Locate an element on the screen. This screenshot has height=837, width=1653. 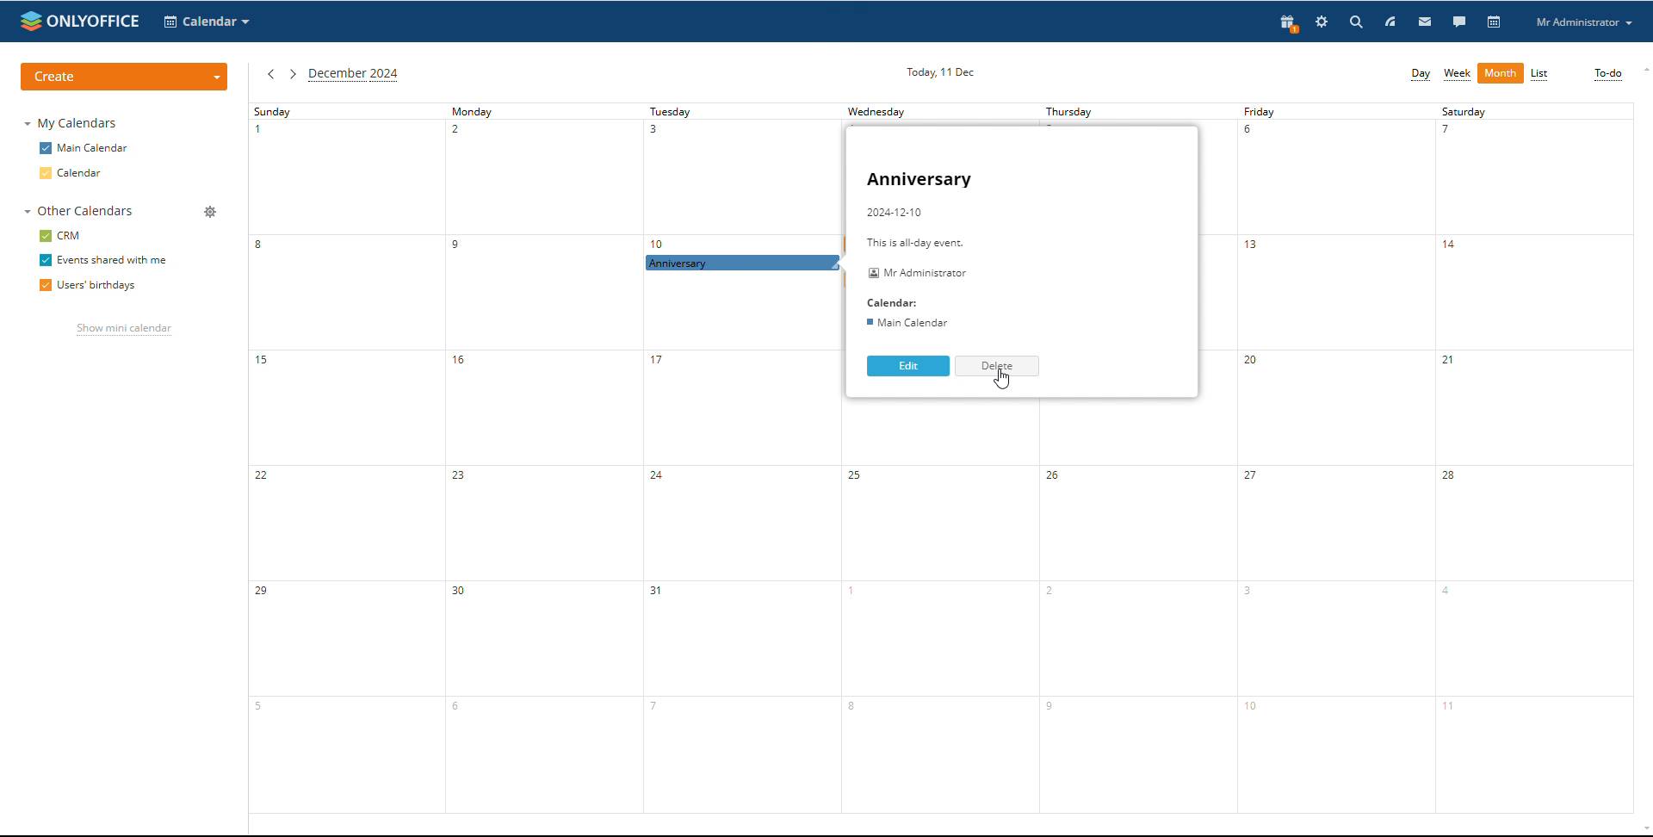
present is located at coordinates (1290, 25).